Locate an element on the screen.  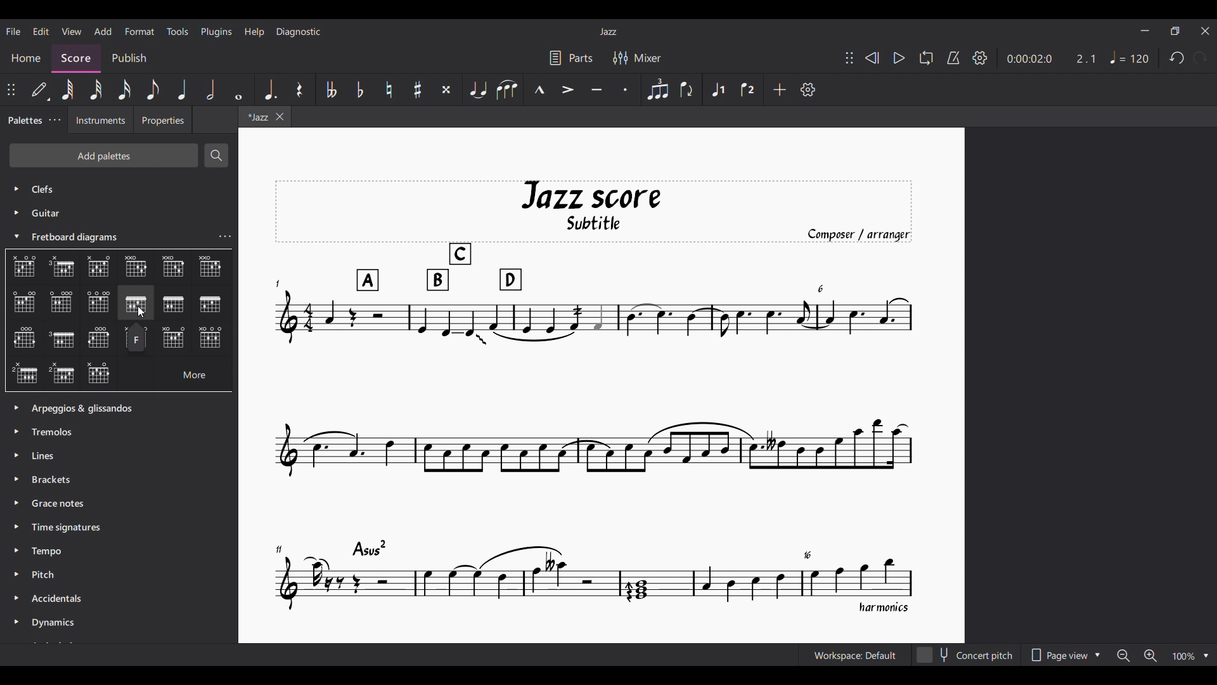
More is located at coordinates (183, 374).